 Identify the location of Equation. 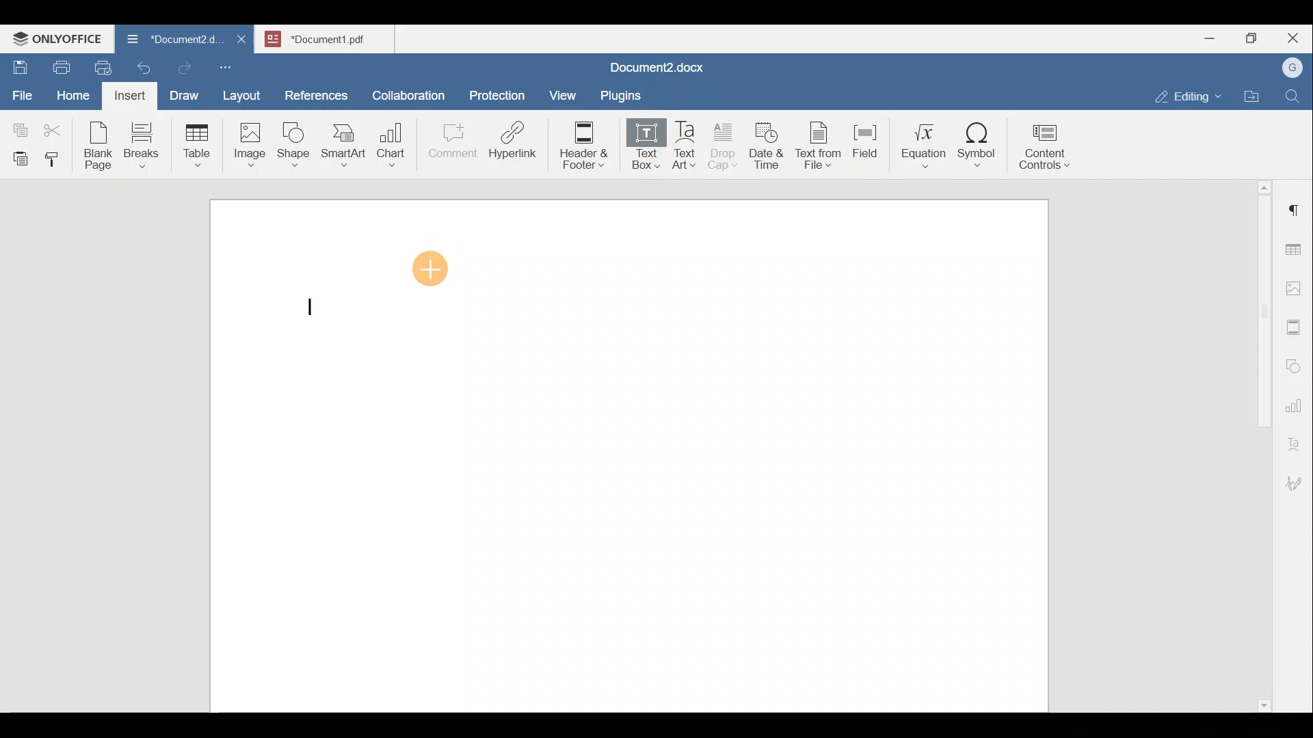
(927, 145).